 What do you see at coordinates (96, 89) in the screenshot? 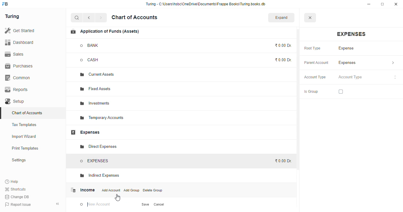
I see `fixed assets` at bounding box center [96, 89].